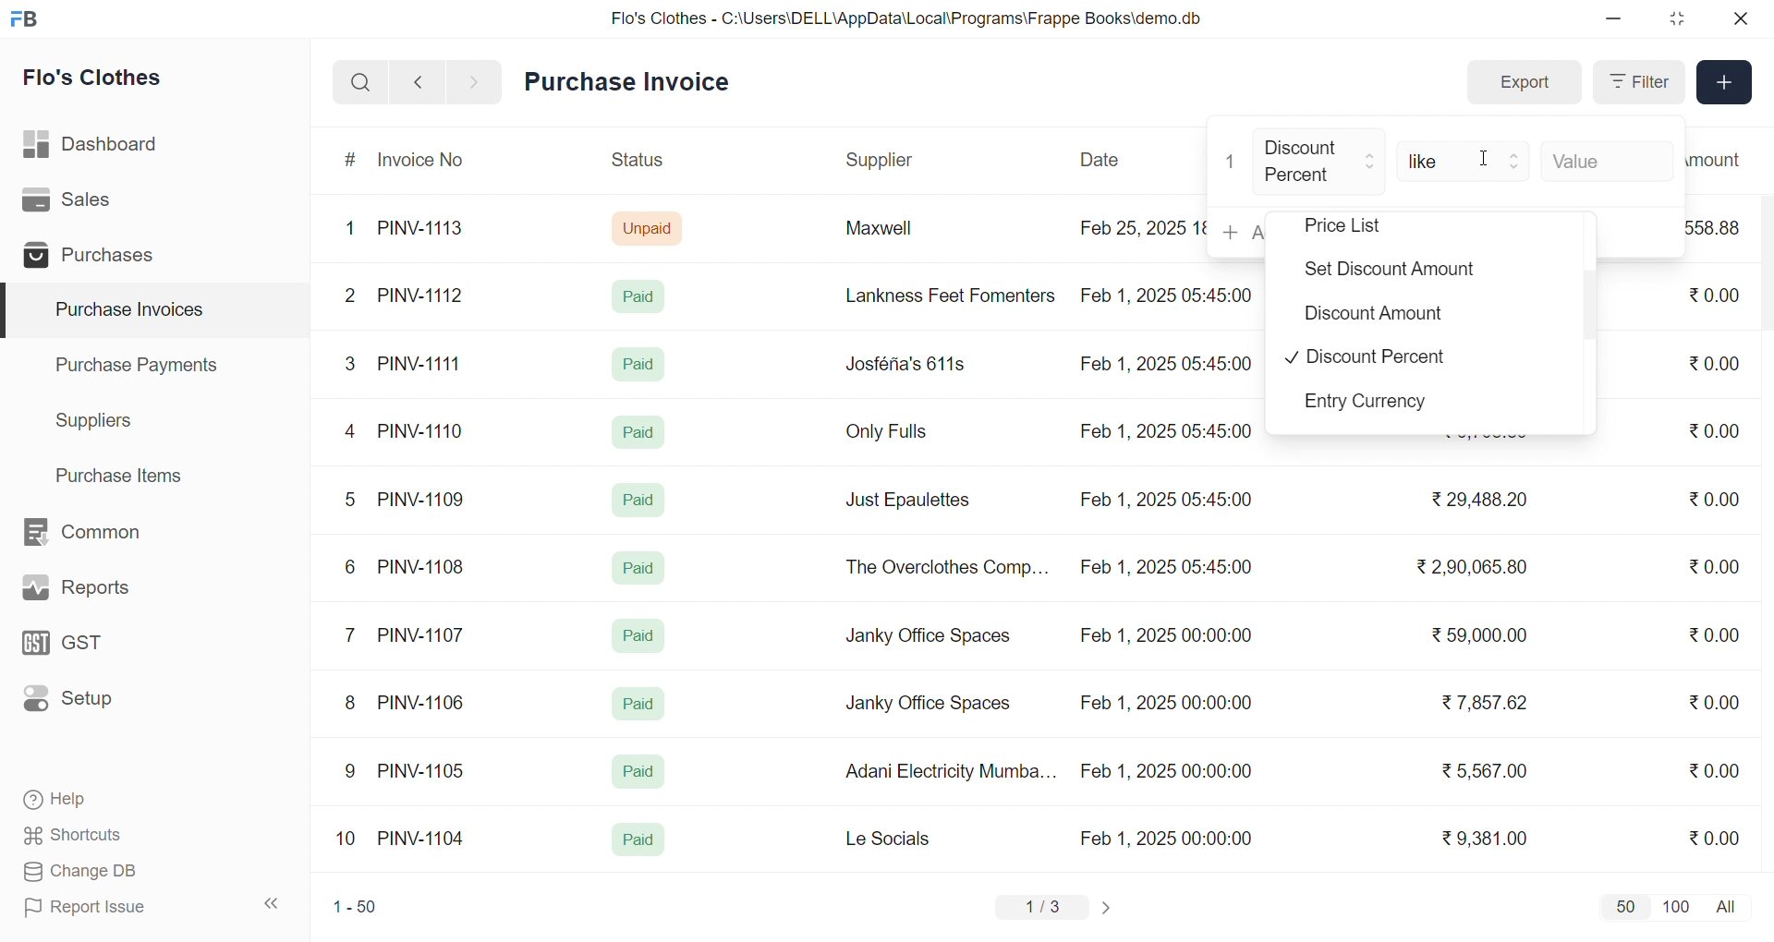 Image resolution: width=1774 pixels, height=942 pixels. I want to click on 6, so click(350, 566).